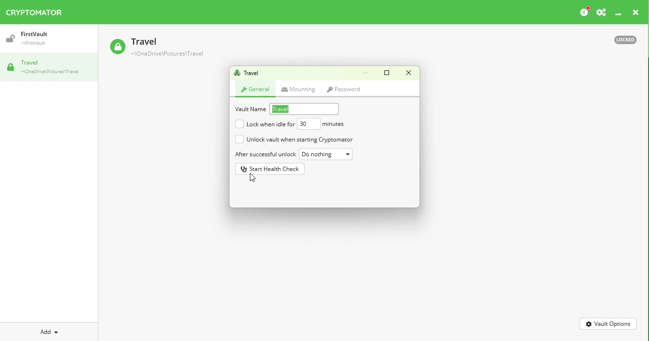 The image size is (649, 341). What do you see at coordinates (623, 40) in the screenshot?
I see `Locked` at bounding box center [623, 40].